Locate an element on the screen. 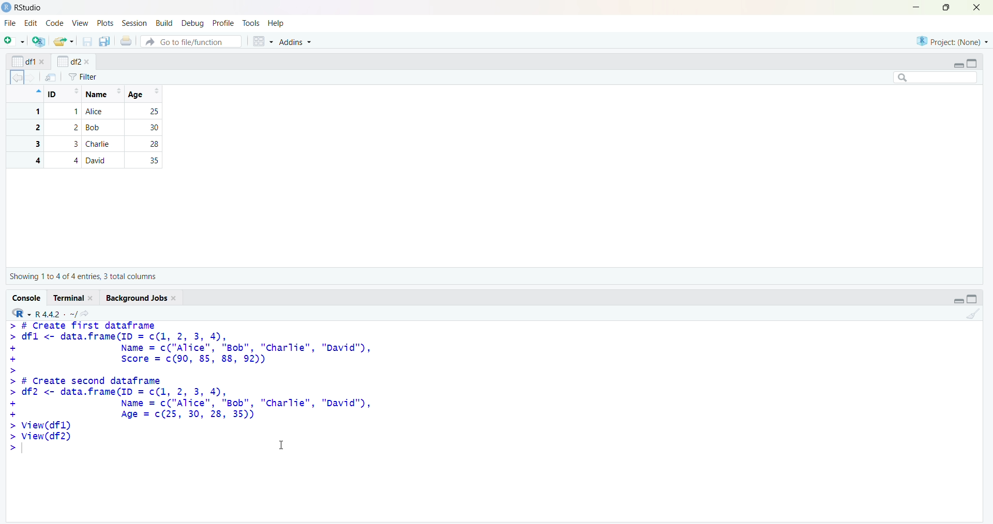  Go to file/function is located at coordinates (191, 41).